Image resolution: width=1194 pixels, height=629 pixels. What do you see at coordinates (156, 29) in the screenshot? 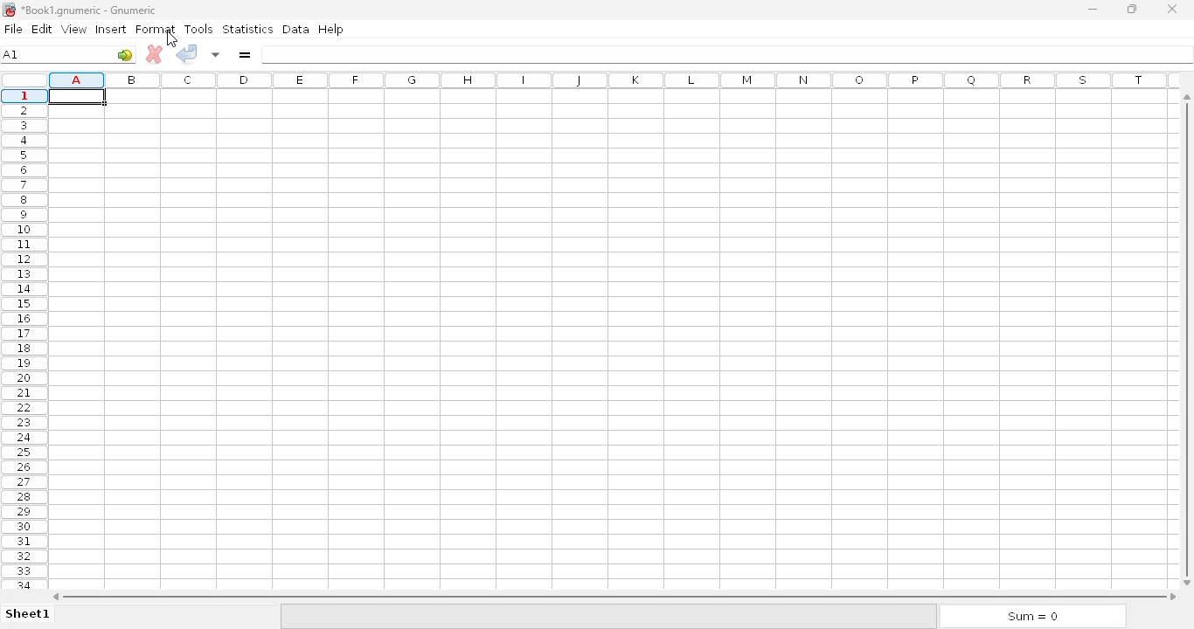
I see `format` at bounding box center [156, 29].